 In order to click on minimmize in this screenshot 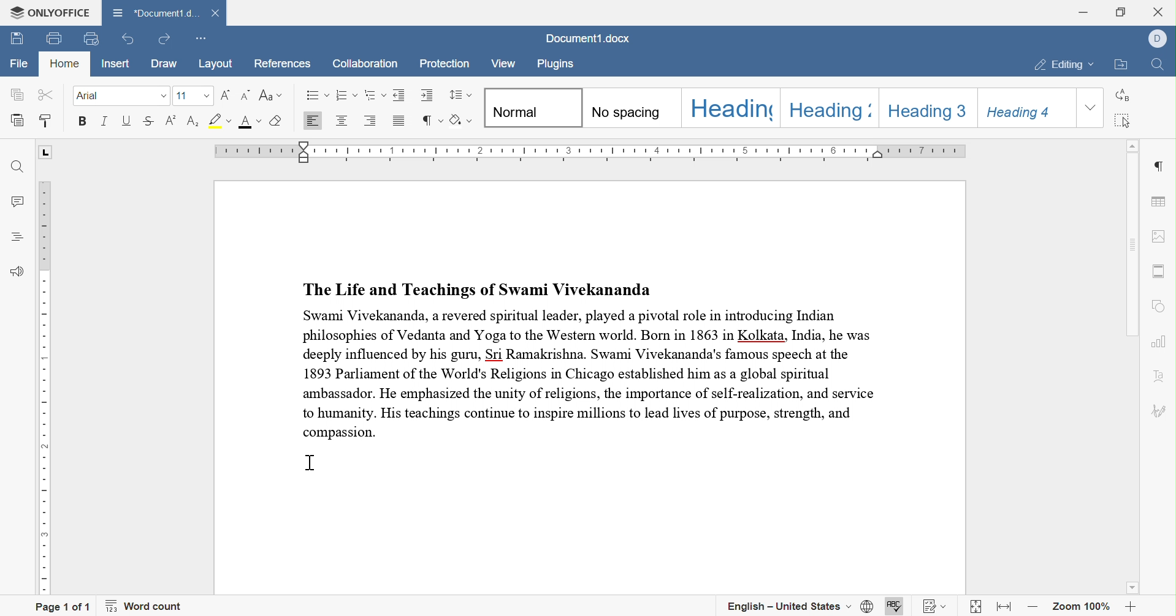, I will do `click(1083, 11)`.